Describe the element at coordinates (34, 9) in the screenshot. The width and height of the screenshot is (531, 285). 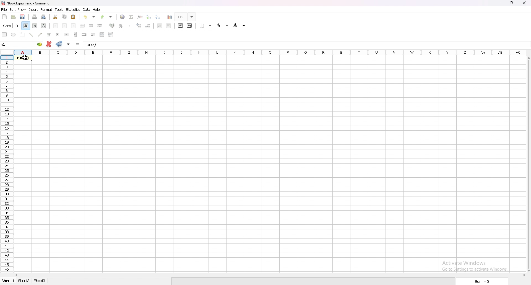
I see `insert` at that location.